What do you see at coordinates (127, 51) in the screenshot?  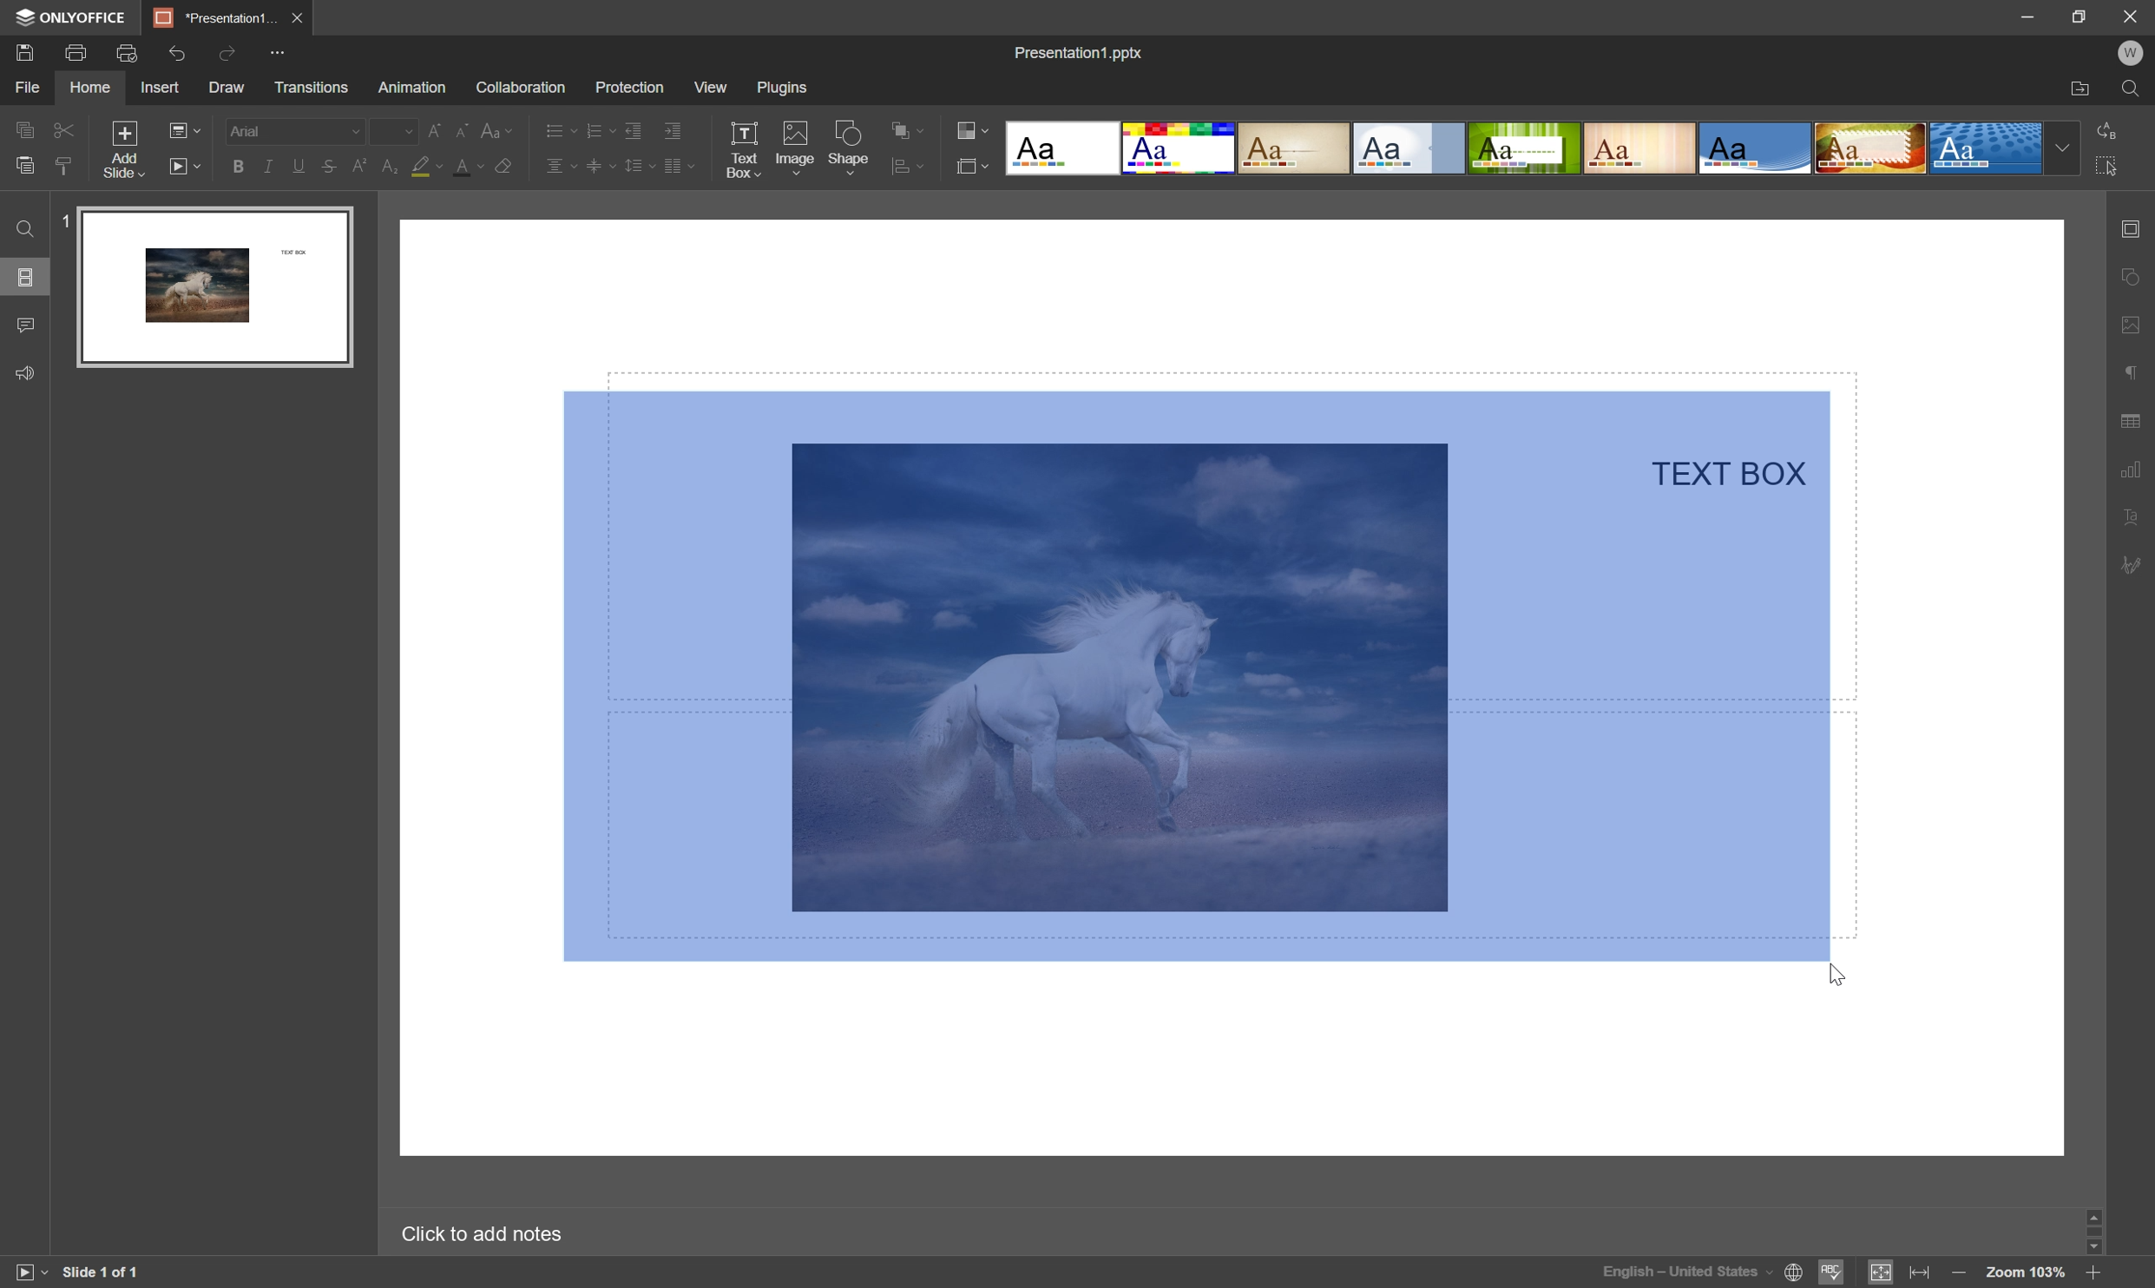 I see `print preview` at bounding box center [127, 51].